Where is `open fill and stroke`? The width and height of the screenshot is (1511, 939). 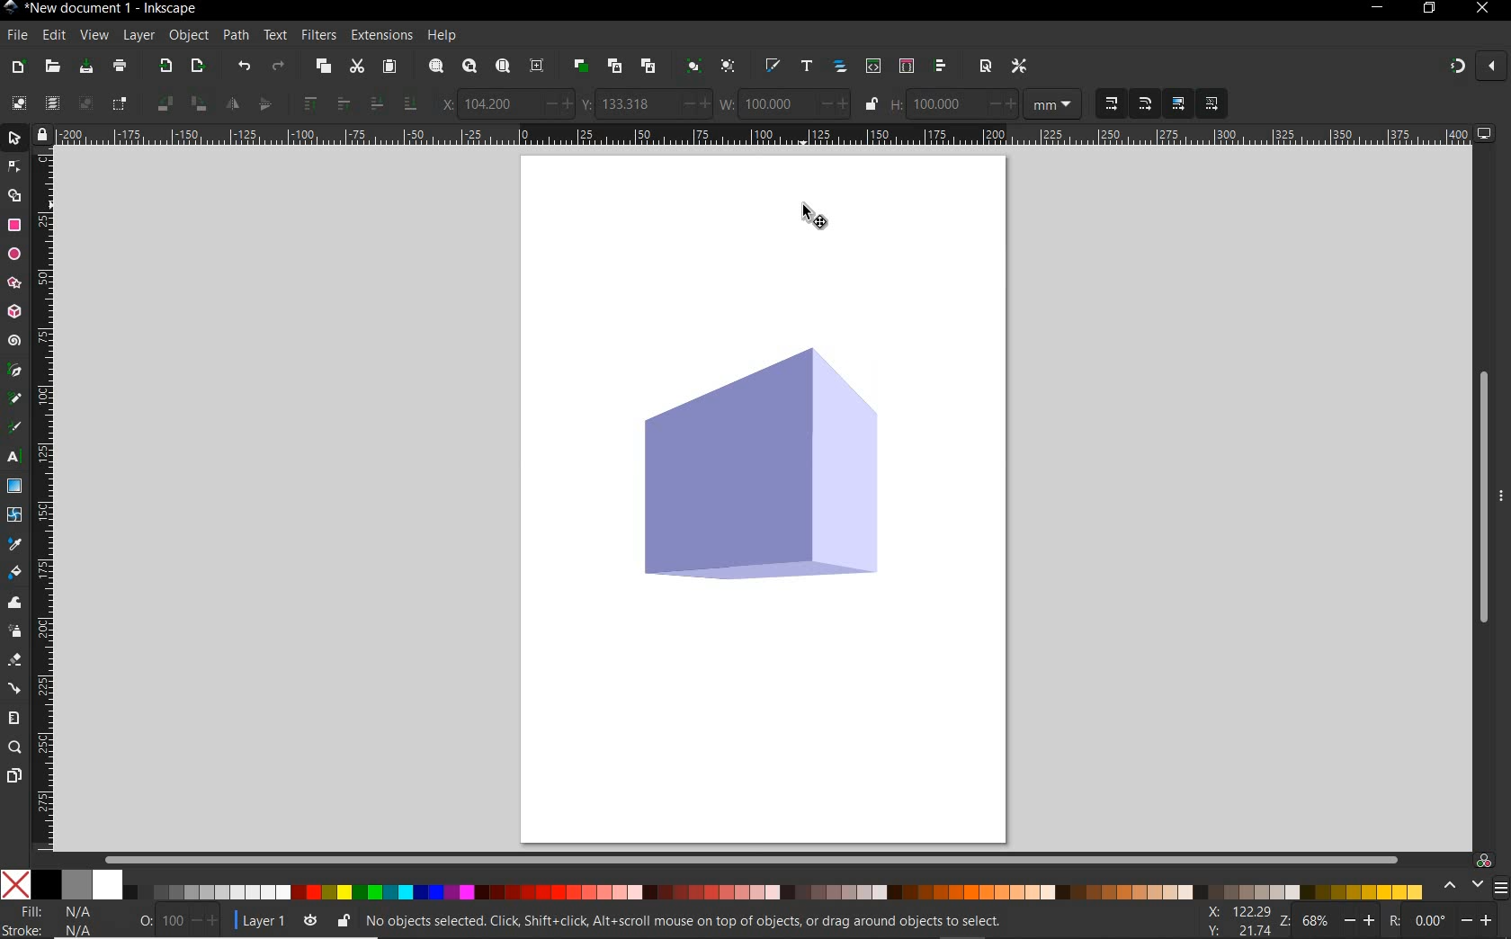 open fill and stroke is located at coordinates (771, 66).